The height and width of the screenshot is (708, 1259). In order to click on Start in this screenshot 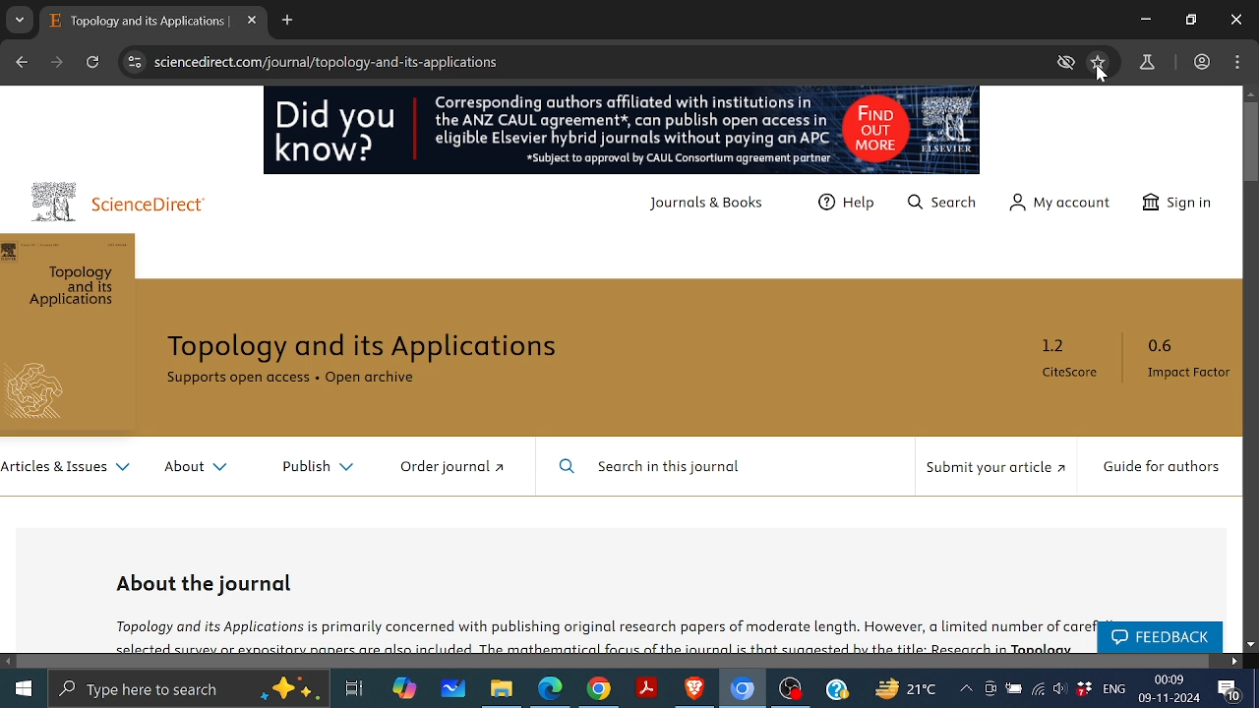, I will do `click(25, 687)`.